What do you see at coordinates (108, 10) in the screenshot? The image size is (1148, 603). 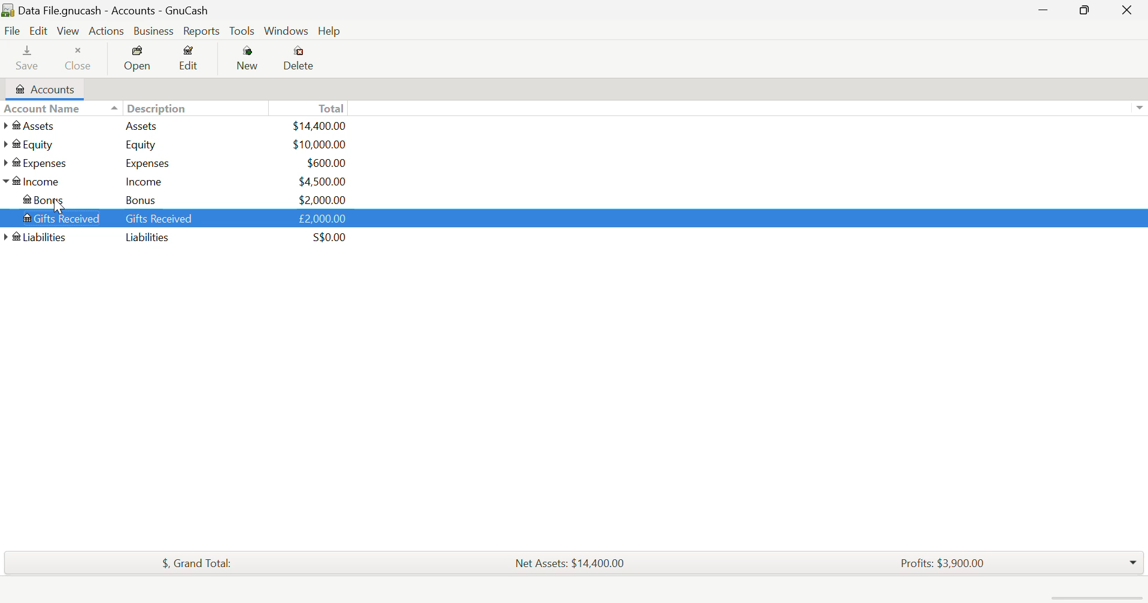 I see `Data File.gnucash - Accounts - GnuCash` at bounding box center [108, 10].